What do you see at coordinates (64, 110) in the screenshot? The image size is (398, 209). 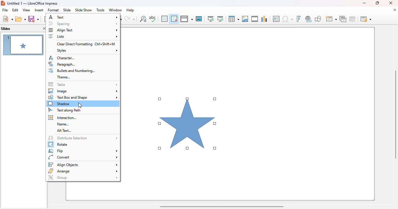 I see `text along path` at bounding box center [64, 110].